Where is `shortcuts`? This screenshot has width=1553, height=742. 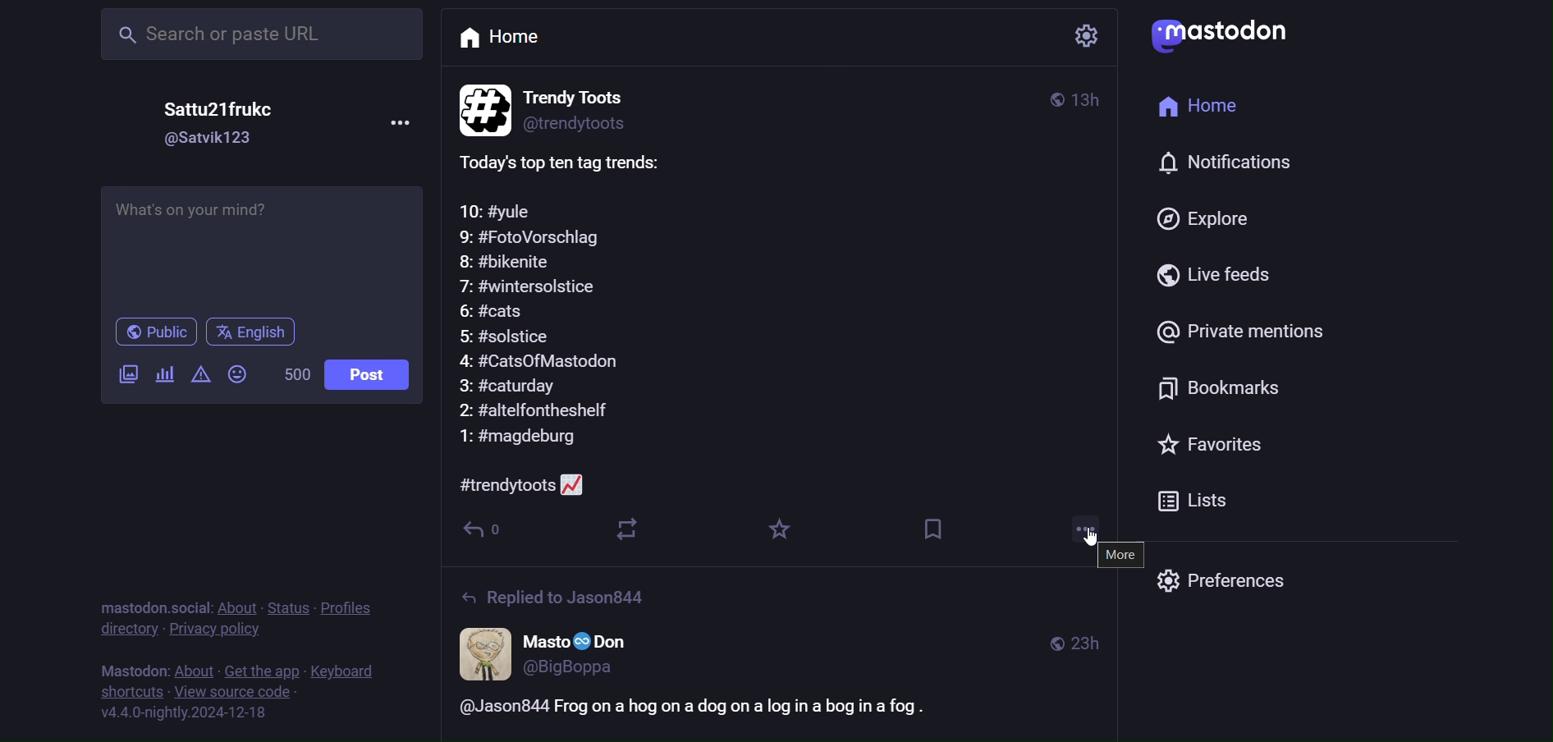 shortcuts is located at coordinates (131, 694).